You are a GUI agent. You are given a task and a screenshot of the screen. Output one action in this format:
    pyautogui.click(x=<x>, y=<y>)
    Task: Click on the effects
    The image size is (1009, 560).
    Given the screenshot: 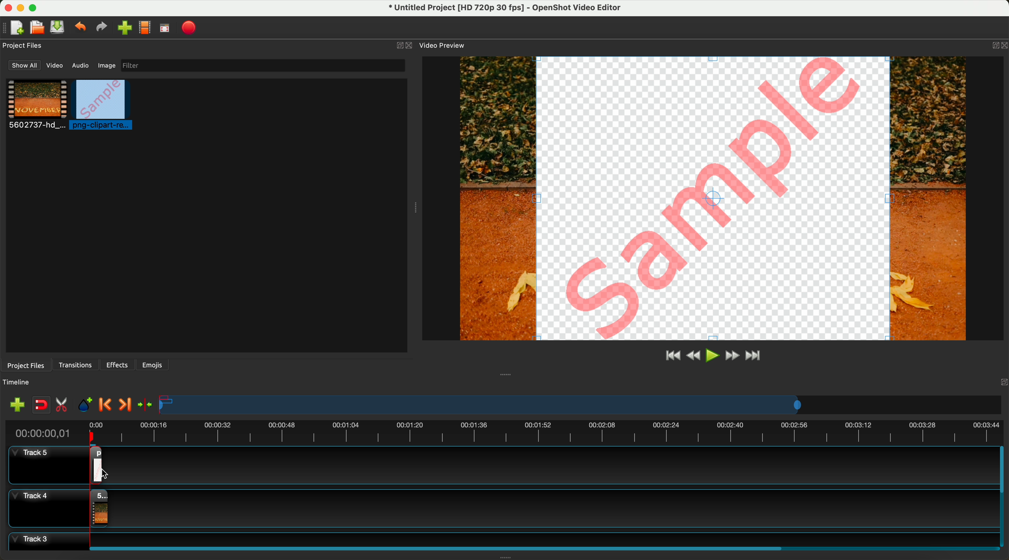 What is the action you would take?
    pyautogui.click(x=118, y=365)
    